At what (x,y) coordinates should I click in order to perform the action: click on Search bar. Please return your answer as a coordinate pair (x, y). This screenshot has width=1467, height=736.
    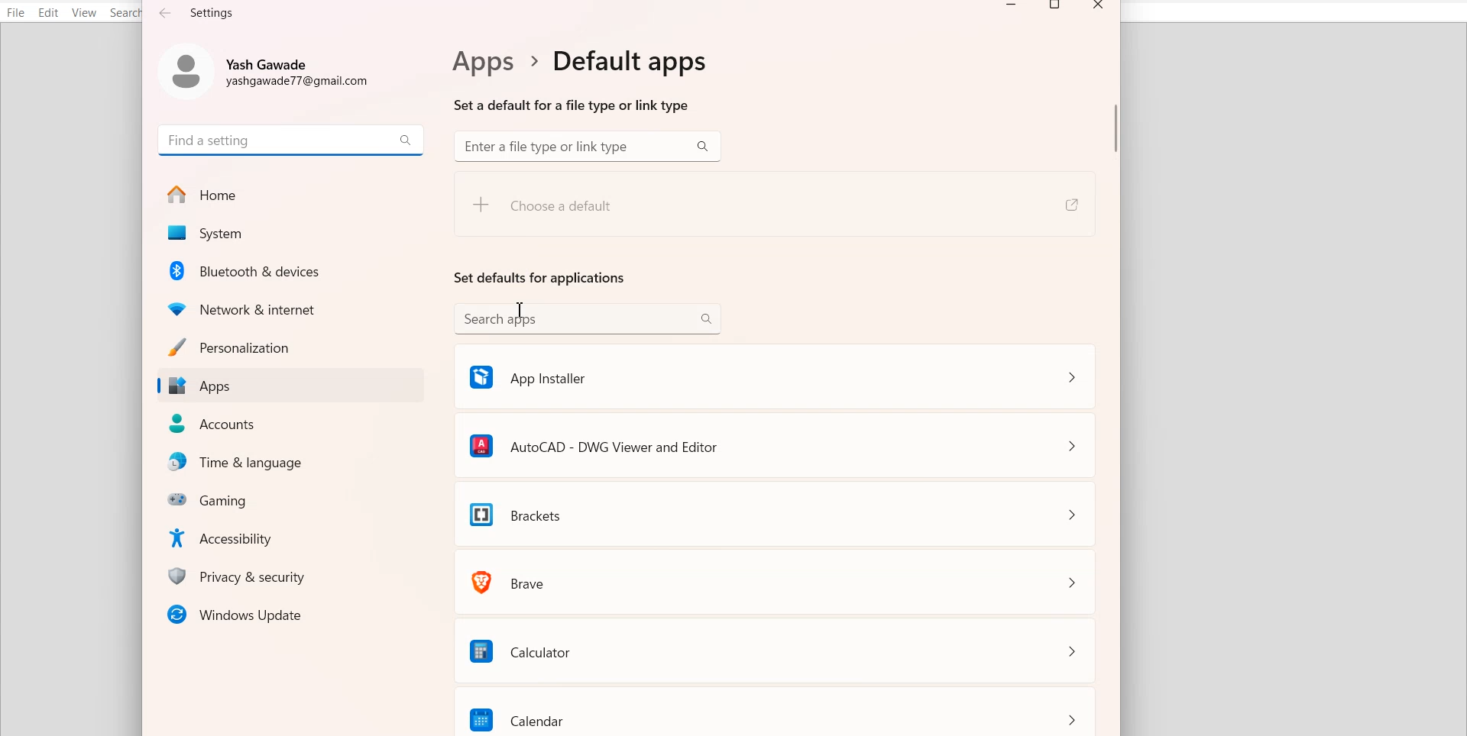
    Looking at the image, I should click on (291, 139).